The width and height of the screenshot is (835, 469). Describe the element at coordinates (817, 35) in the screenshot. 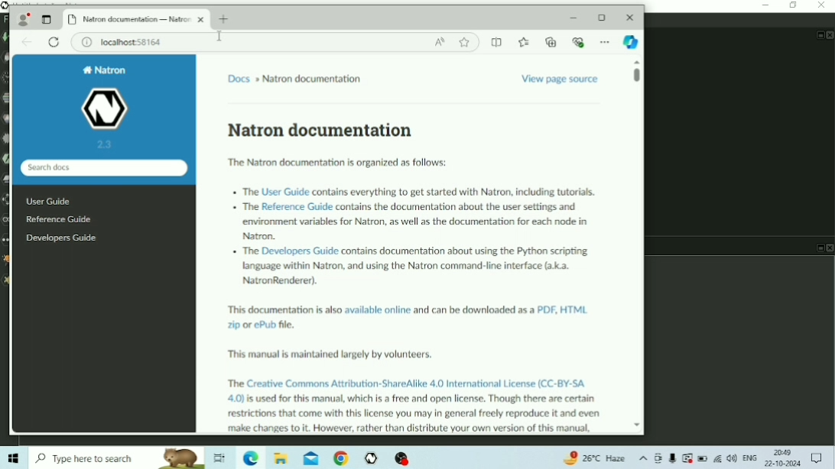

I see `Float Pane` at that location.